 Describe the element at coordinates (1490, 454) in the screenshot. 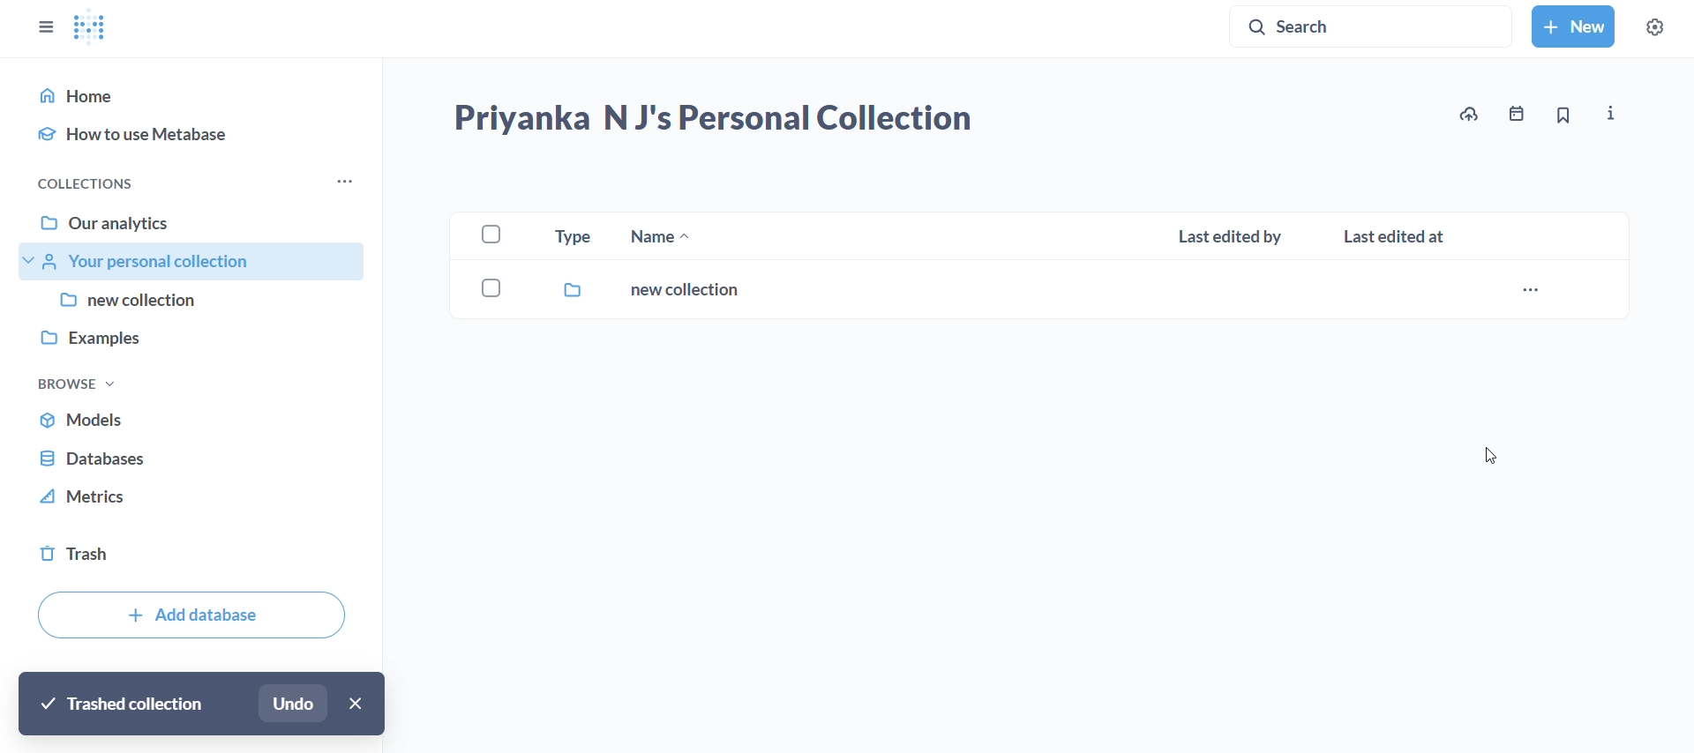

I see `cursor` at that location.